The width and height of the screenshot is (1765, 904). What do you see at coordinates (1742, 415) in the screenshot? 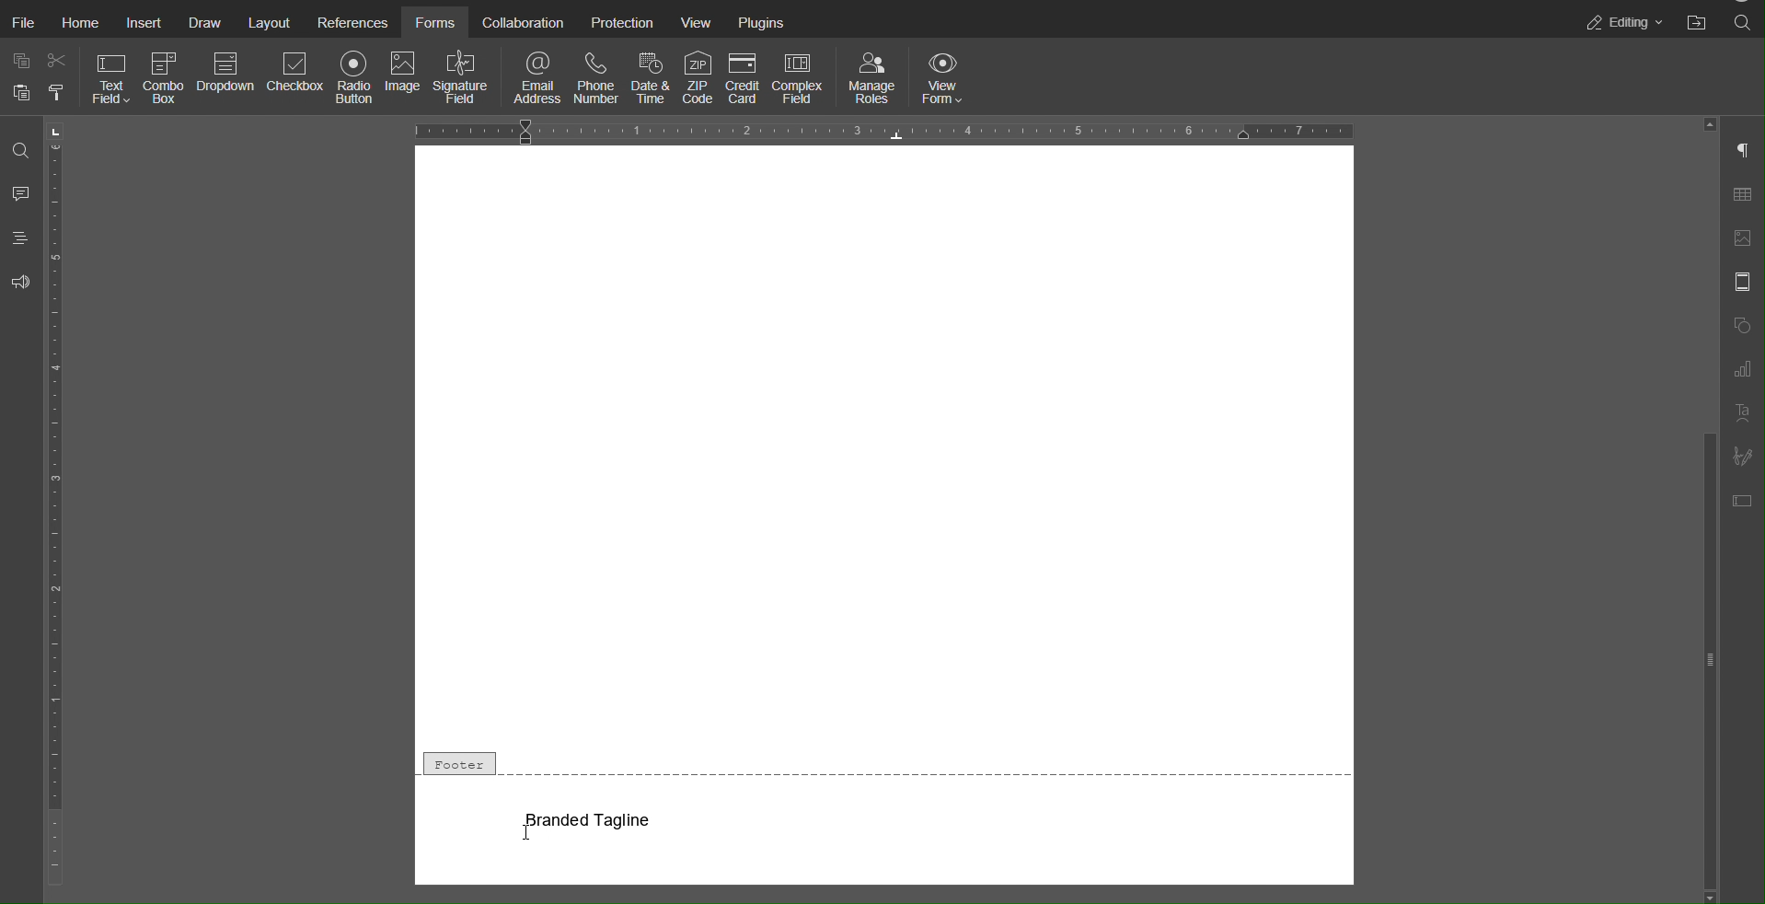
I see `Text Art` at bounding box center [1742, 415].